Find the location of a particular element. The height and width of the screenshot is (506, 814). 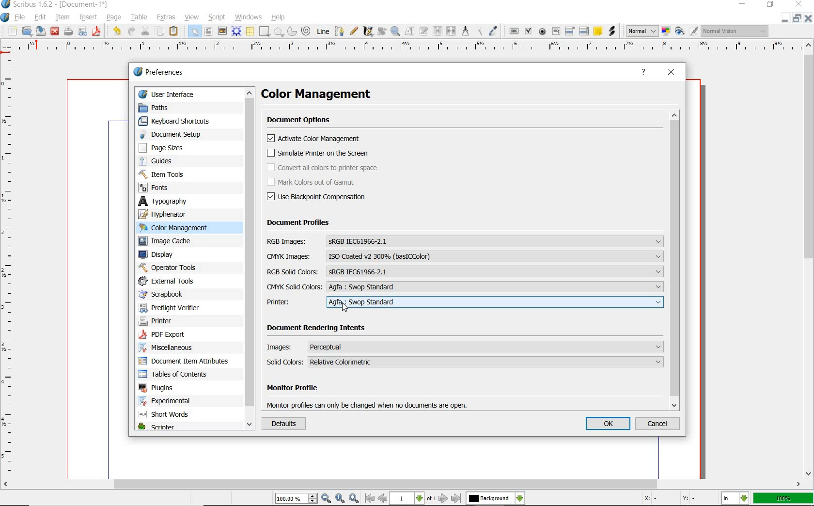

text frame is located at coordinates (208, 32).